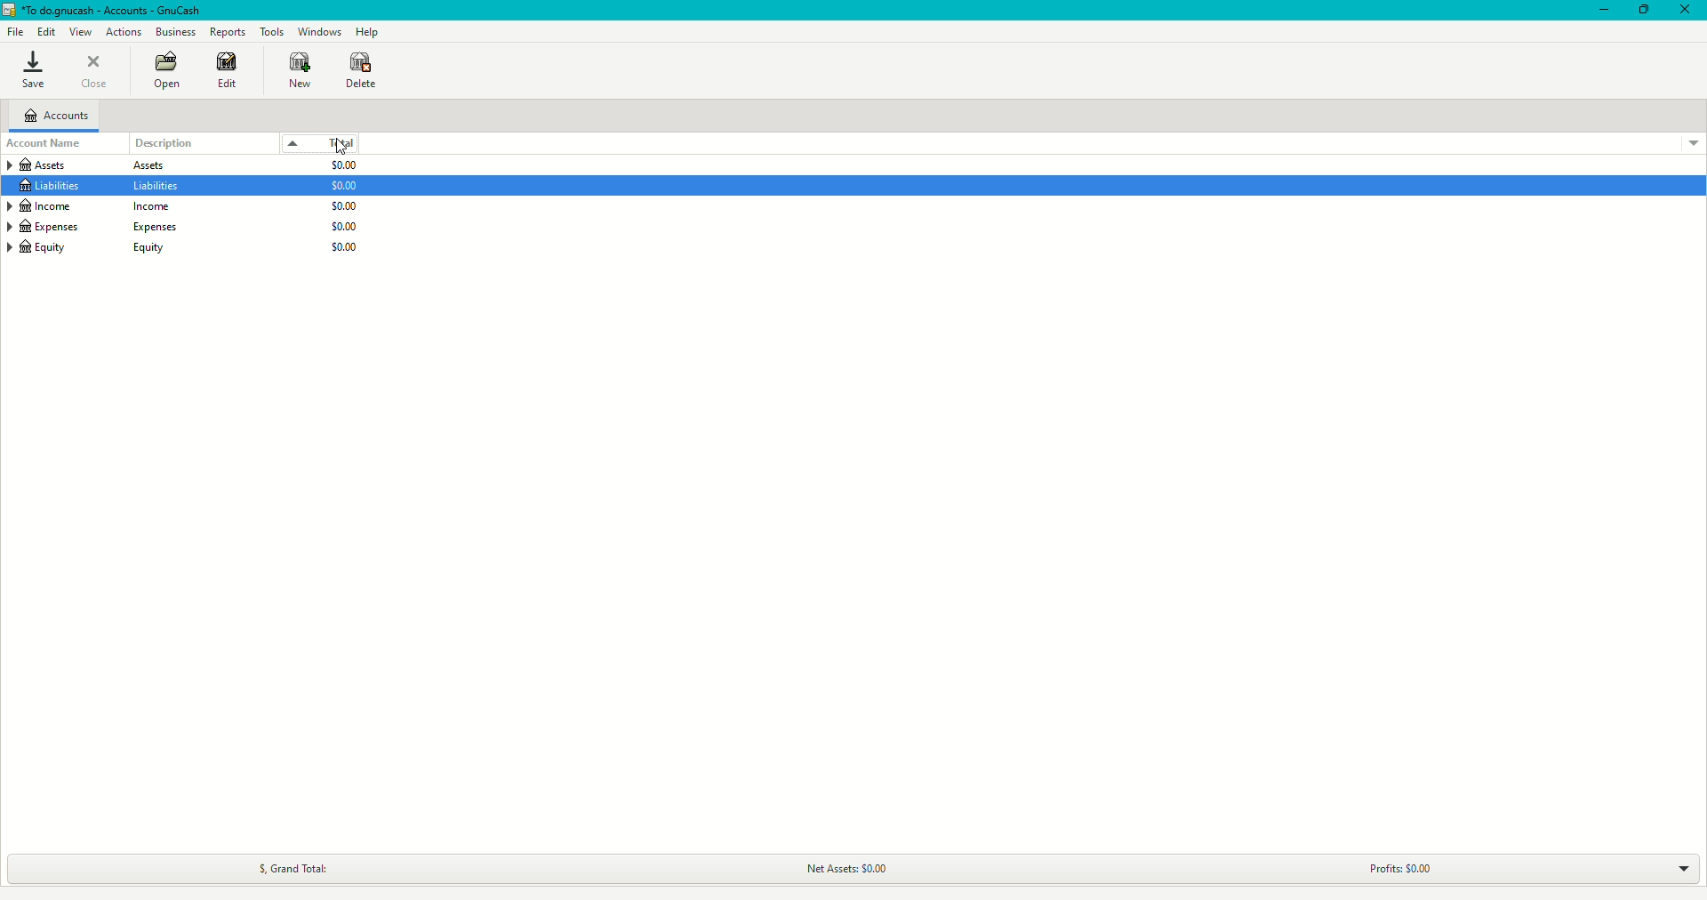  Describe the element at coordinates (58, 113) in the screenshot. I see `Accounts` at that location.